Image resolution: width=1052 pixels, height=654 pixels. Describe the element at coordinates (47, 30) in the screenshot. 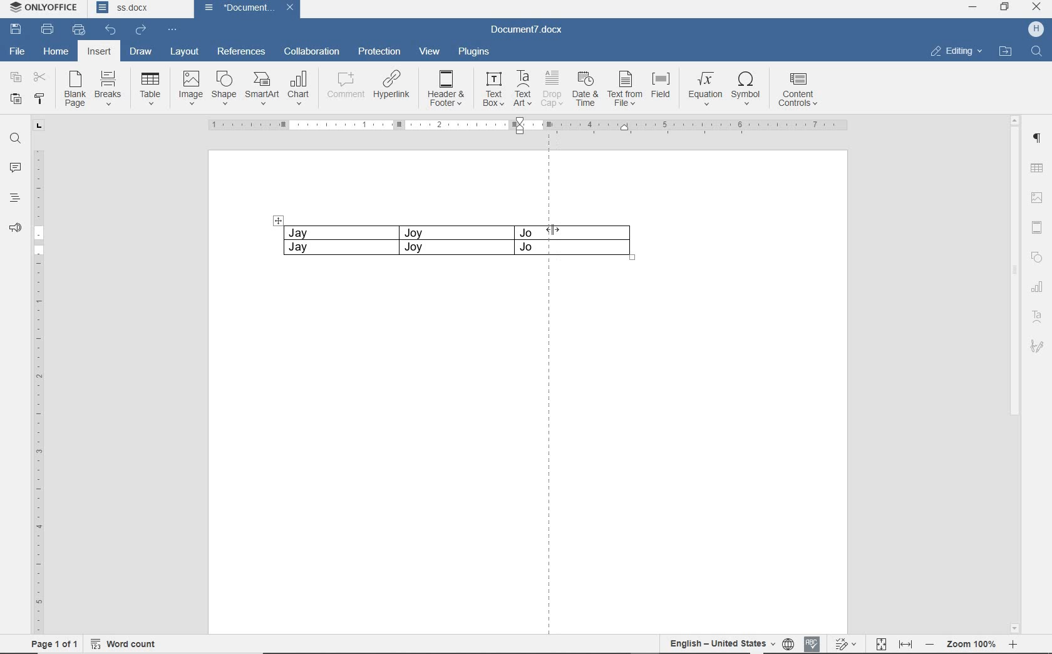

I see `PRINT` at that location.